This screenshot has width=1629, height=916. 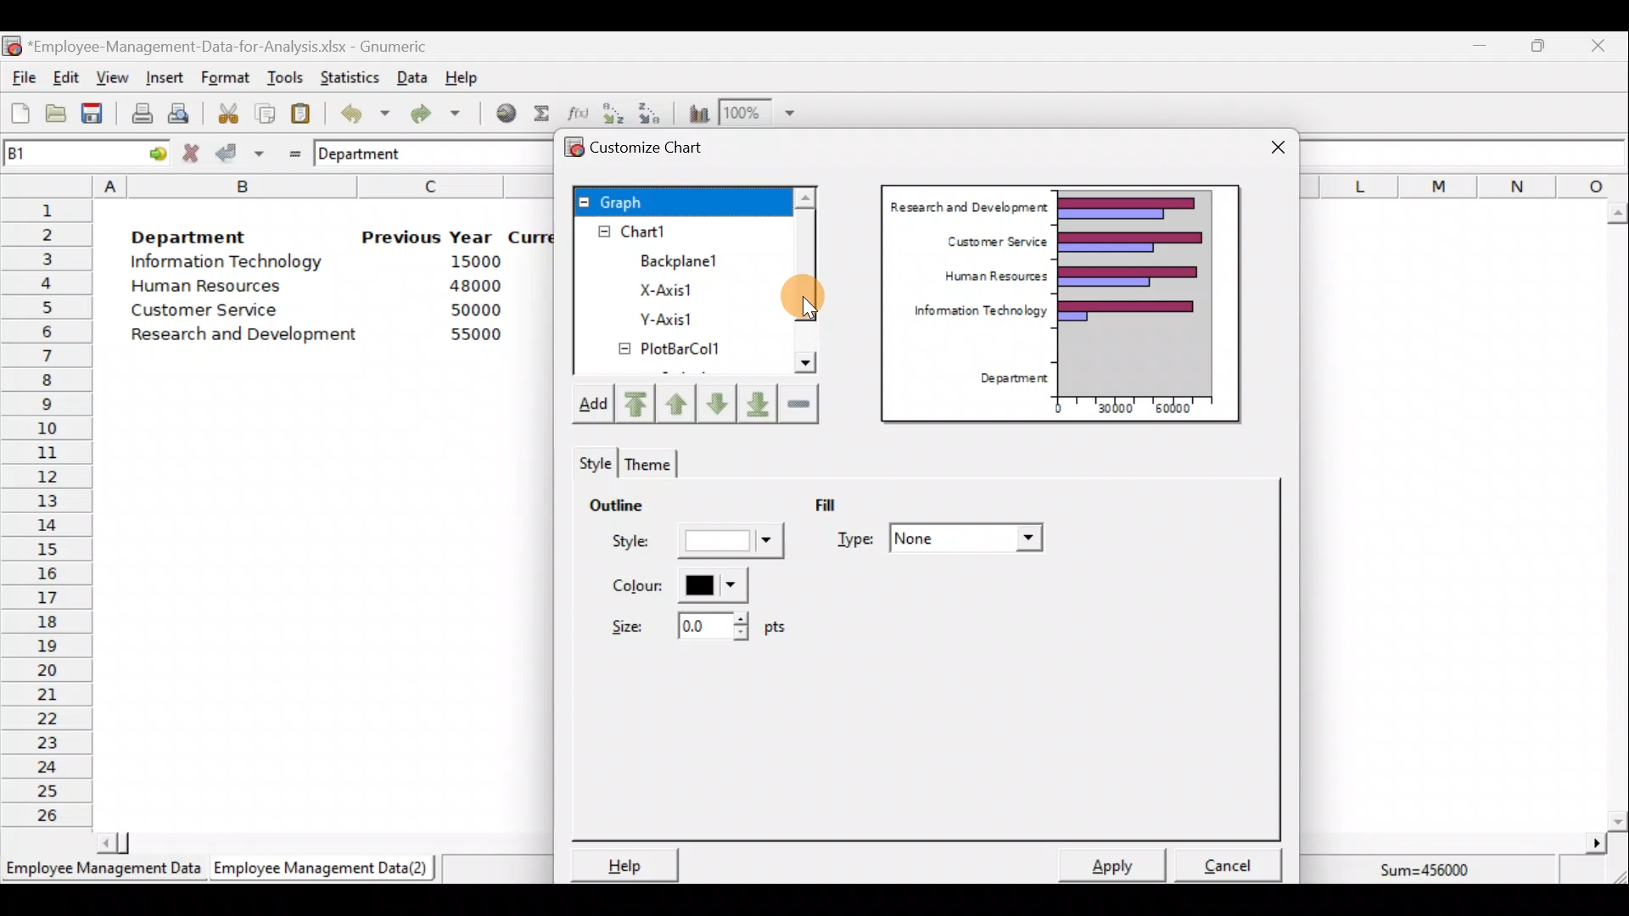 What do you see at coordinates (20, 113) in the screenshot?
I see `Create a new workbook` at bounding box center [20, 113].